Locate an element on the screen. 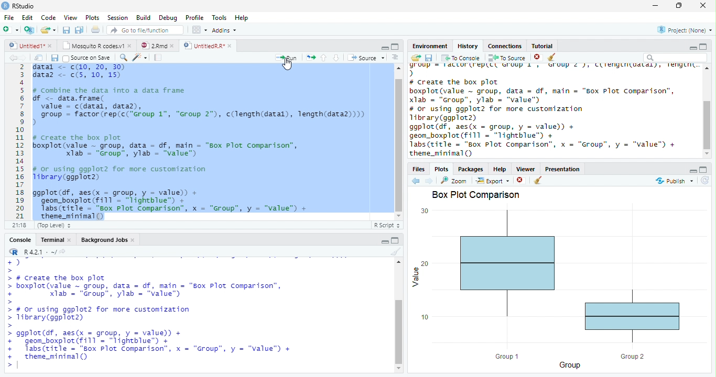 Image resolution: width=716 pixels, height=377 pixels. Addins is located at coordinates (223, 30).